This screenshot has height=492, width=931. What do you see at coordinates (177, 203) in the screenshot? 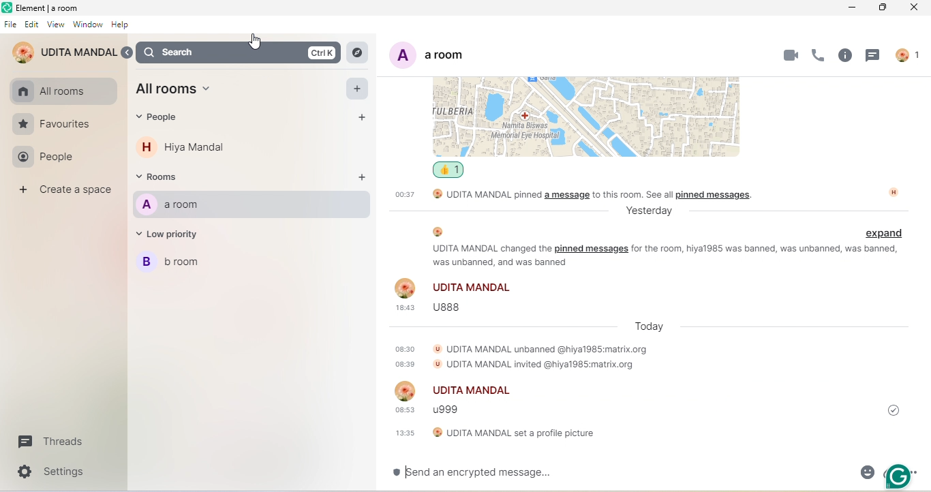
I see `A aroom` at bounding box center [177, 203].